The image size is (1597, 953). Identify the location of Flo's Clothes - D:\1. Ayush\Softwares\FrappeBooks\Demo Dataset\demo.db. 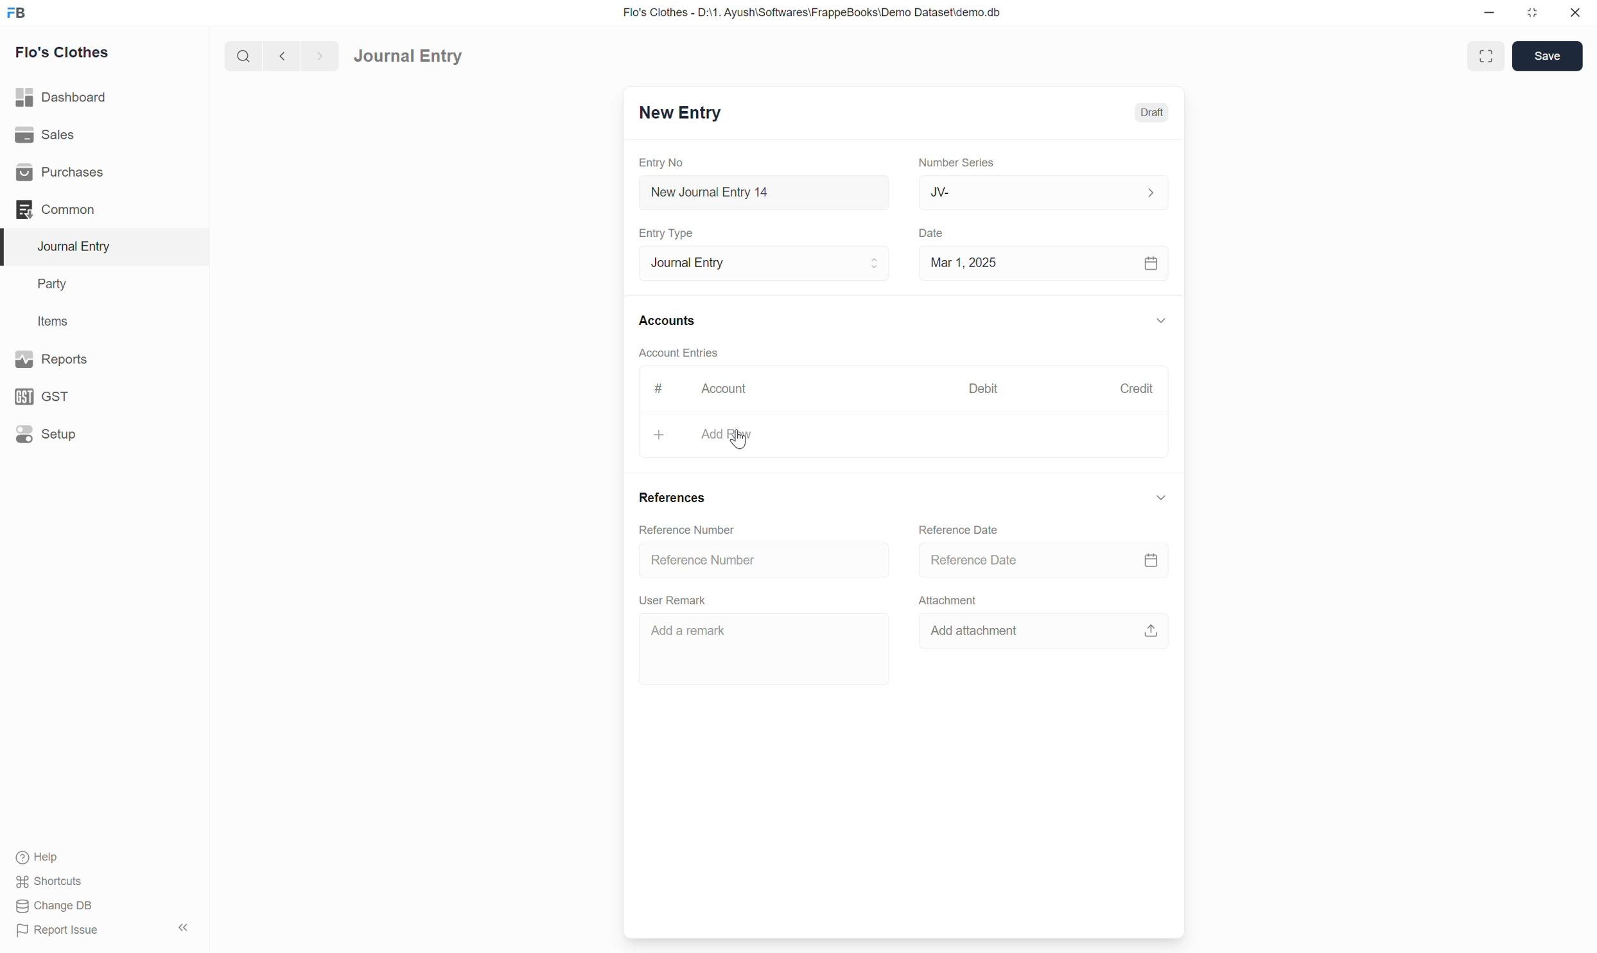
(816, 12).